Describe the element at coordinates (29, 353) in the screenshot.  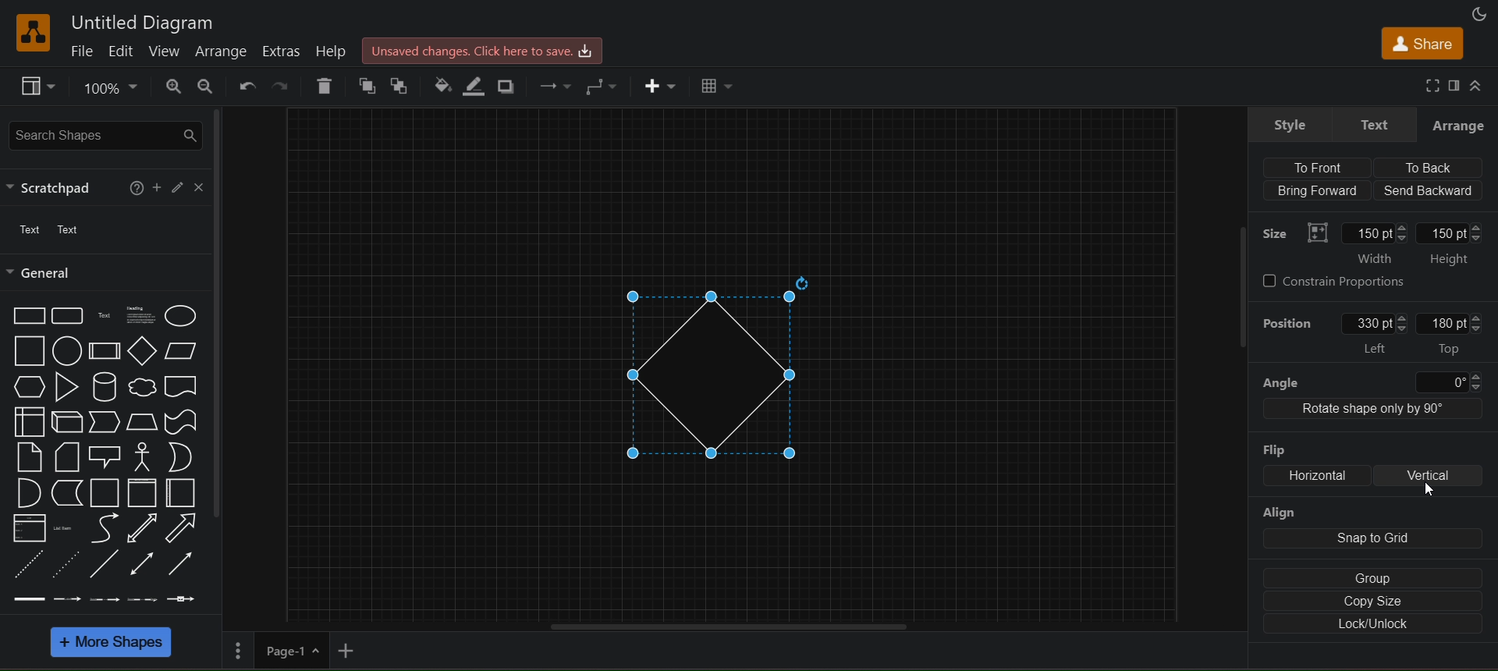
I see `square` at that location.